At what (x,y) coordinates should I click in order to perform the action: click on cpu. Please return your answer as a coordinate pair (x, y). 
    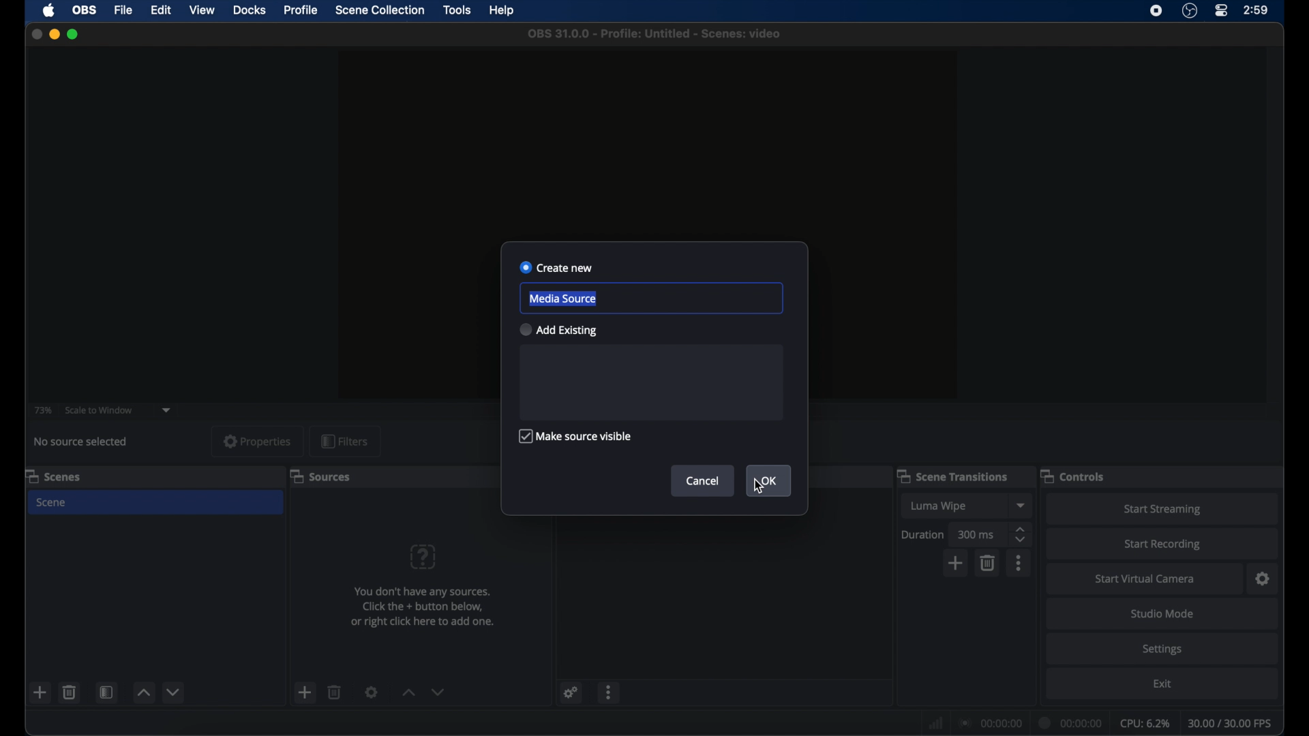
    Looking at the image, I should click on (1145, 724).